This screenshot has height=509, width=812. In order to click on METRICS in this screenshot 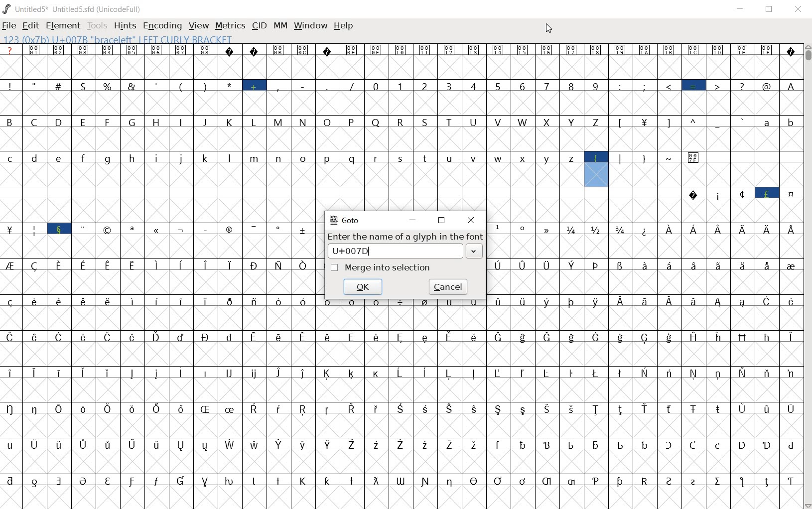, I will do `click(230, 26)`.